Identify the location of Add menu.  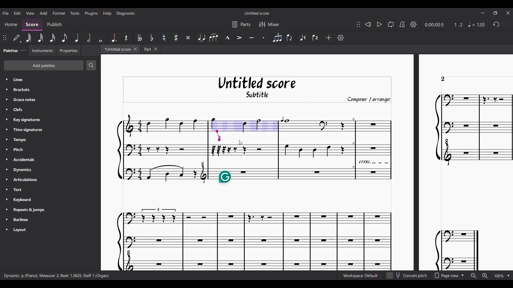
(43, 13).